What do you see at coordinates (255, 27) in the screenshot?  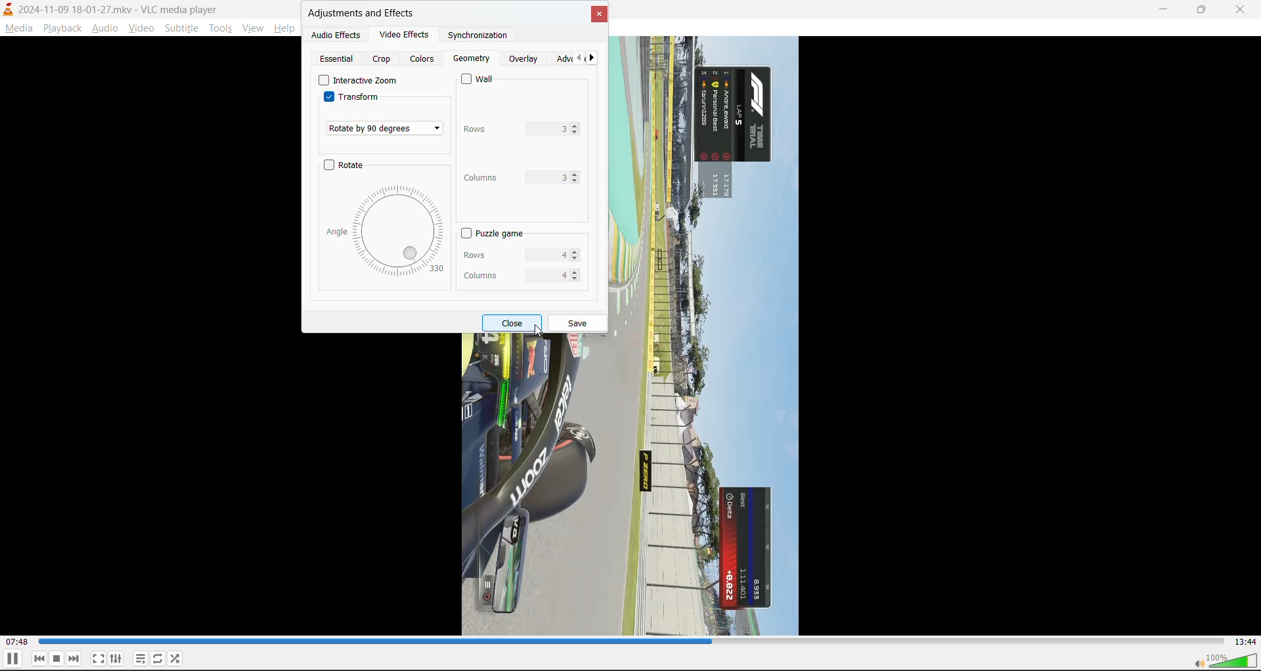 I see `view` at bounding box center [255, 27].